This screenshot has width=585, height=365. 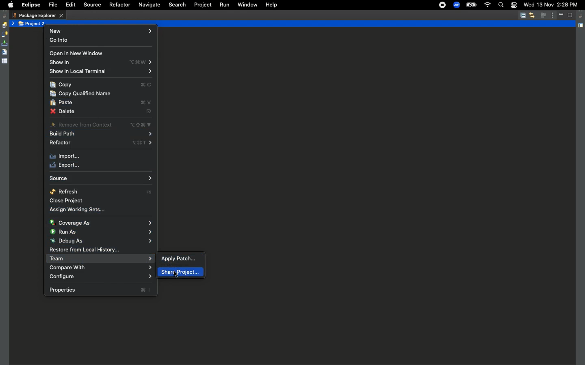 I want to click on Coverage as, so click(x=102, y=223).